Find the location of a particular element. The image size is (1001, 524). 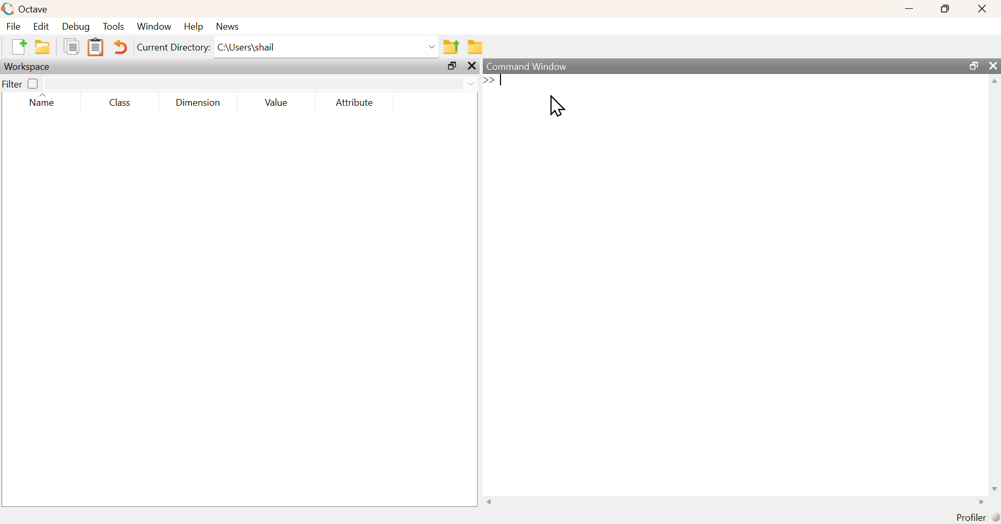

copy is located at coordinates (74, 46).